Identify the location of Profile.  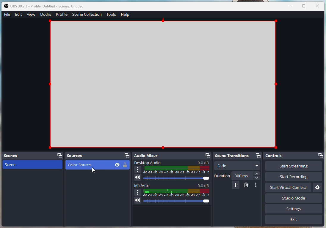
(62, 14).